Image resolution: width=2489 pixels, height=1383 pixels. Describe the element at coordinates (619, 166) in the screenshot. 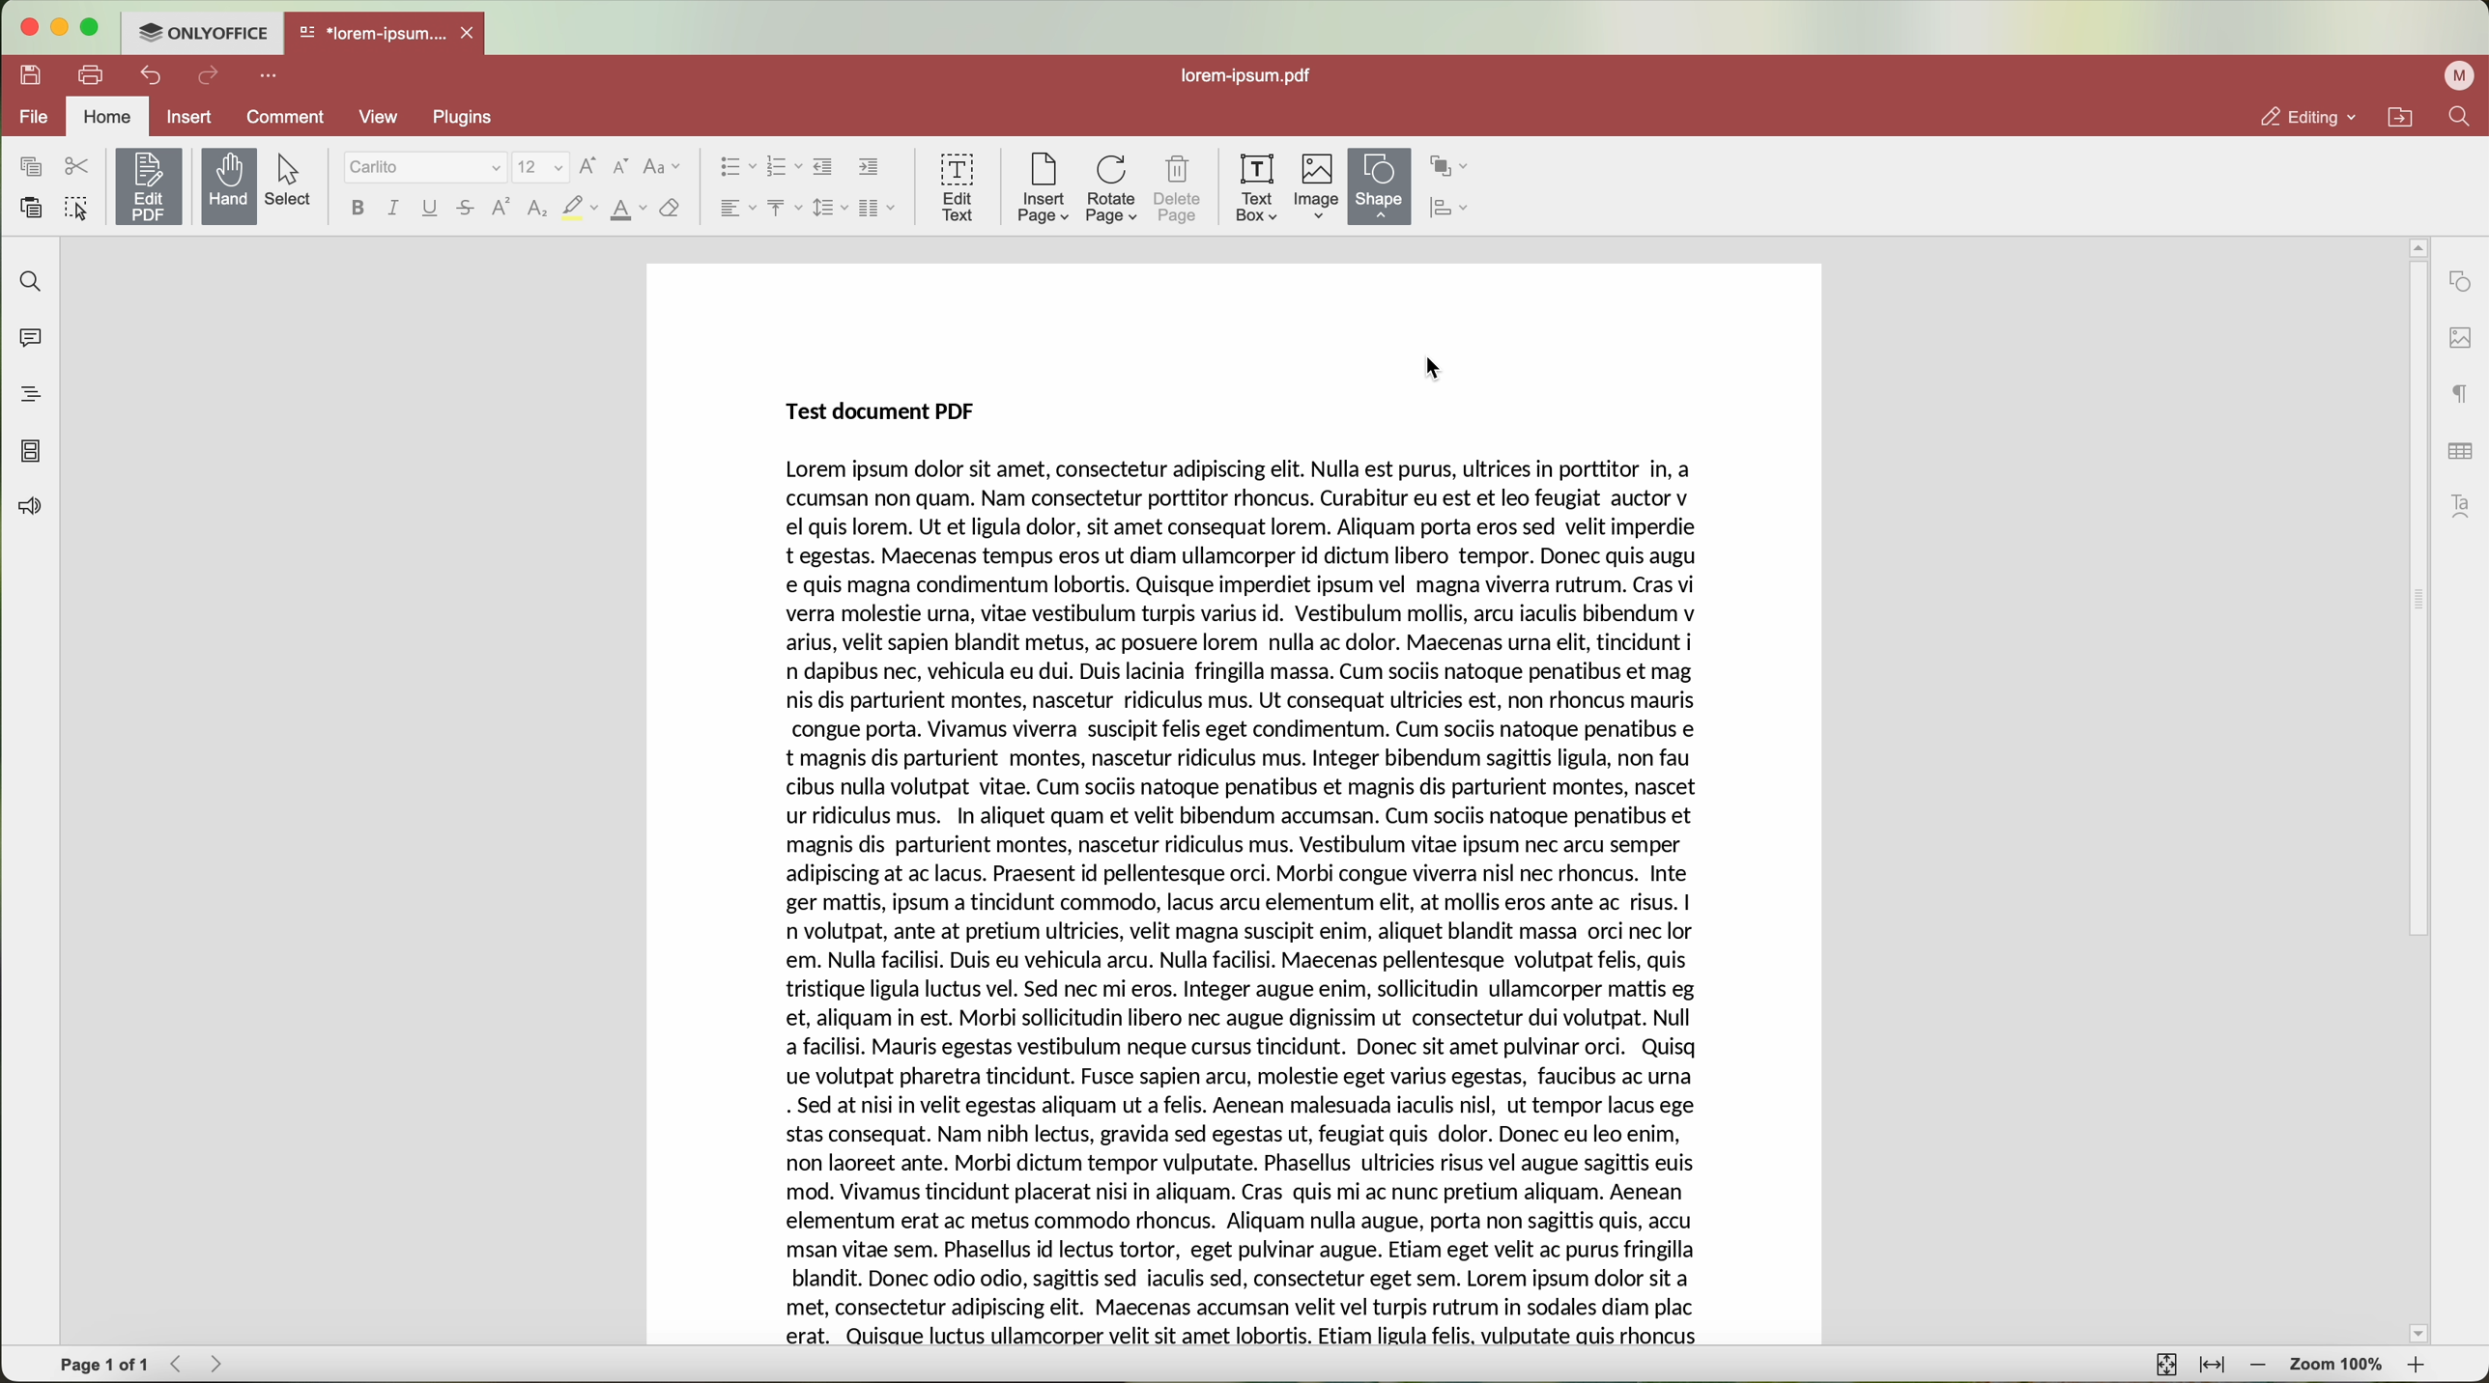

I see `decrement font size` at that location.